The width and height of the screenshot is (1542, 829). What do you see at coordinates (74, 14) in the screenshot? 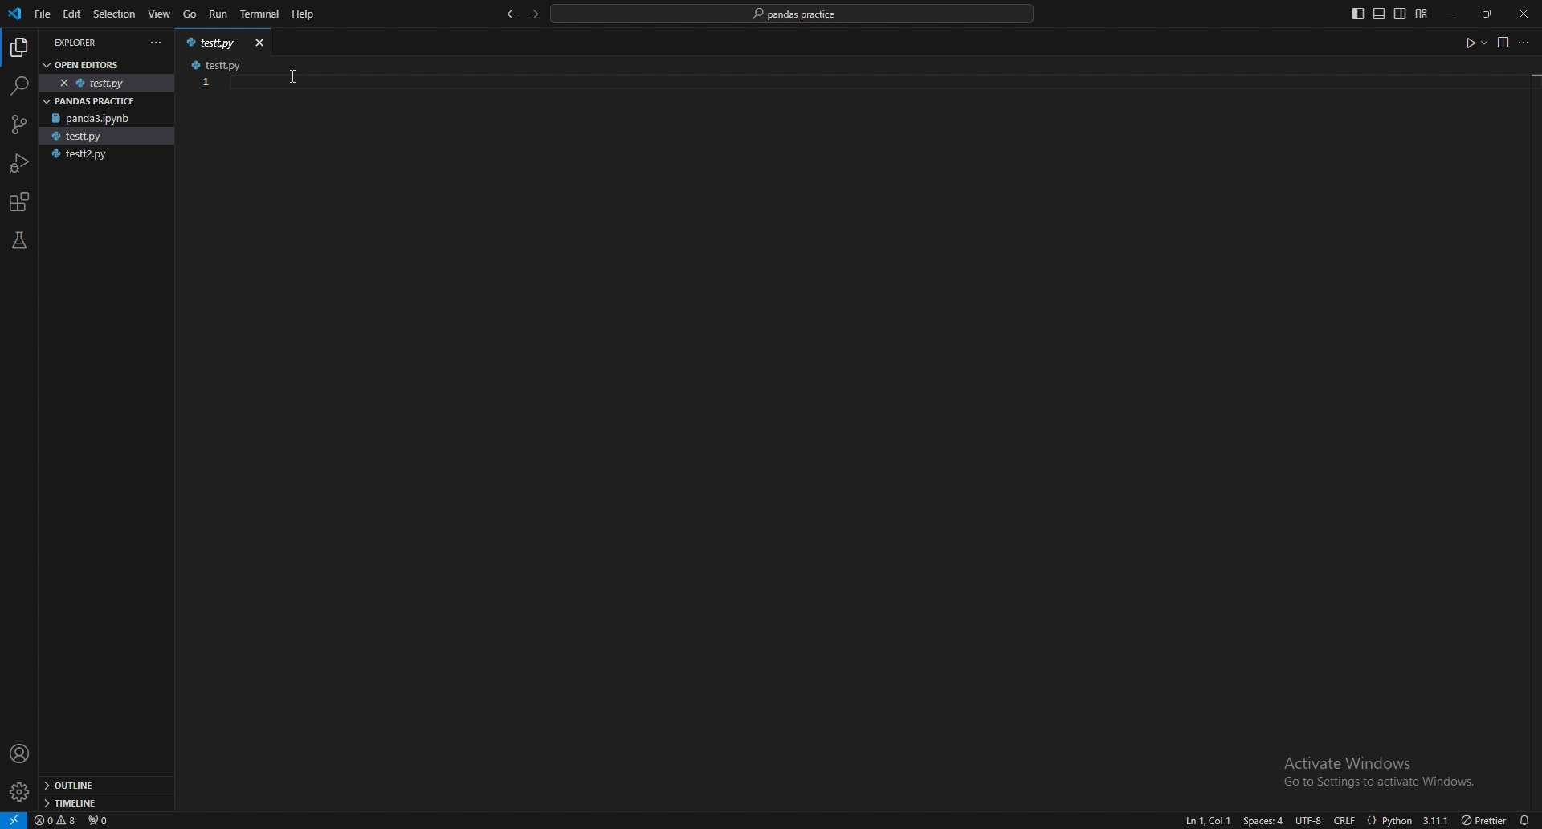
I see `edit` at bounding box center [74, 14].